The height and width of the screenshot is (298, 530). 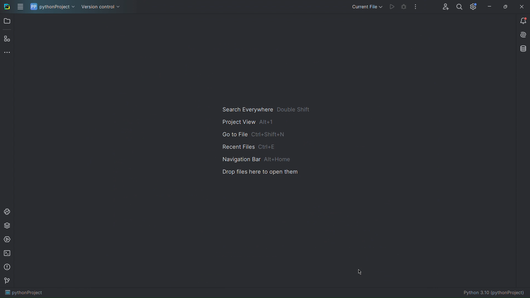 I want to click on More, so click(x=7, y=52).